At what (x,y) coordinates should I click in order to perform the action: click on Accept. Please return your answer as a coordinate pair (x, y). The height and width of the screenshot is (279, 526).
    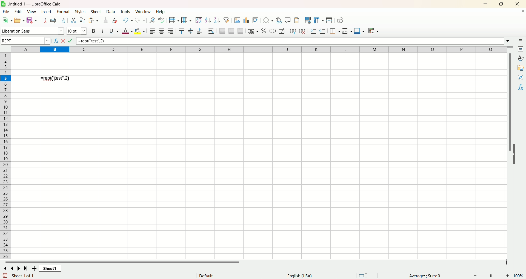
    Looking at the image, I should click on (70, 41).